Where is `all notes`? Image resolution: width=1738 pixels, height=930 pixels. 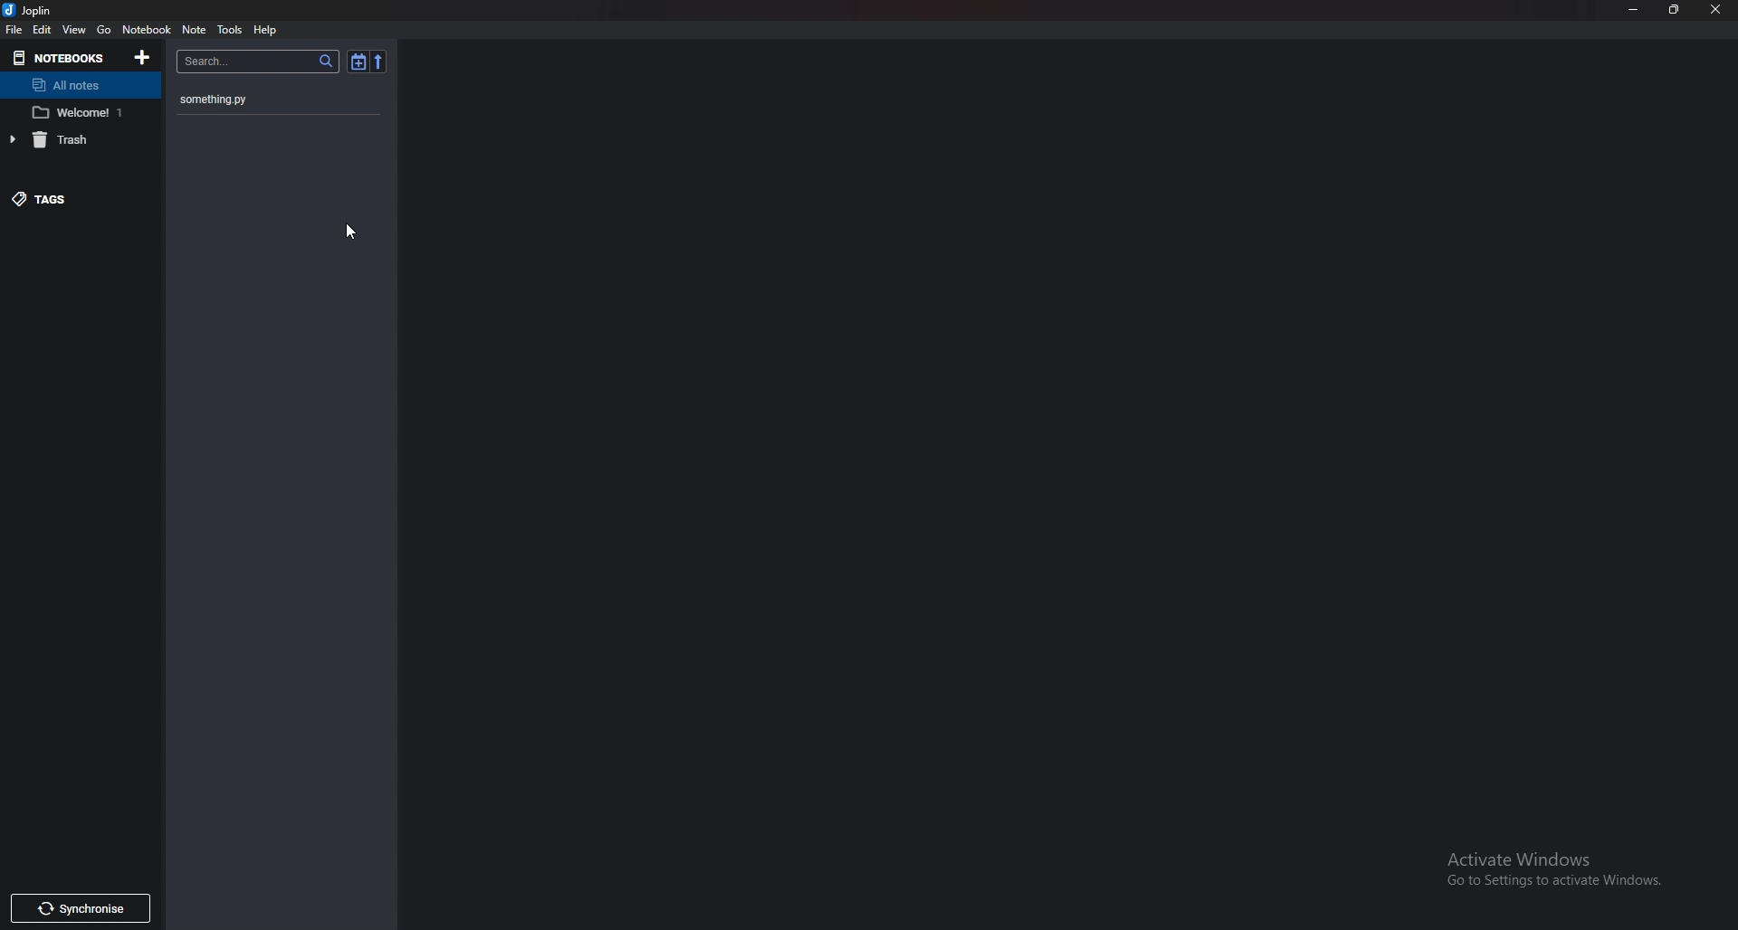 all notes is located at coordinates (78, 83).